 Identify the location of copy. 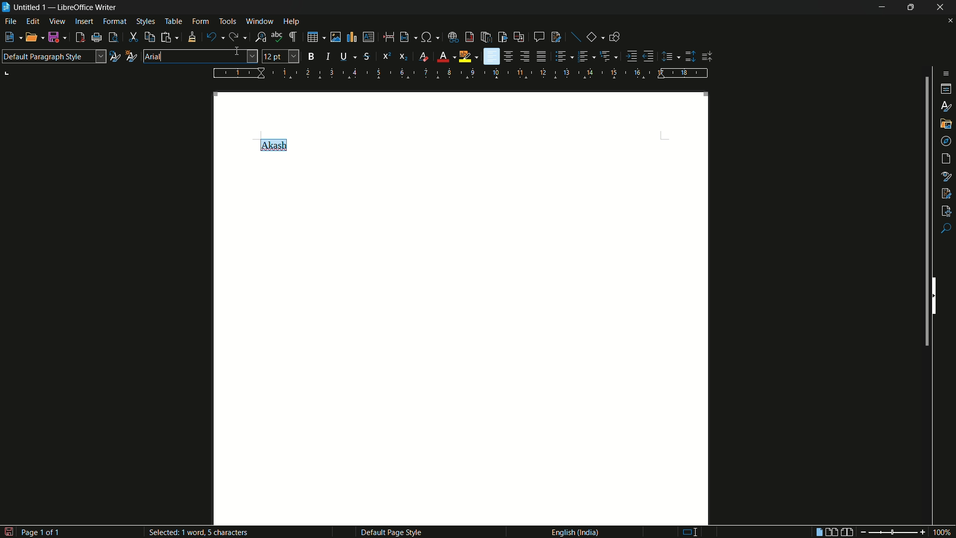
(150, 37).